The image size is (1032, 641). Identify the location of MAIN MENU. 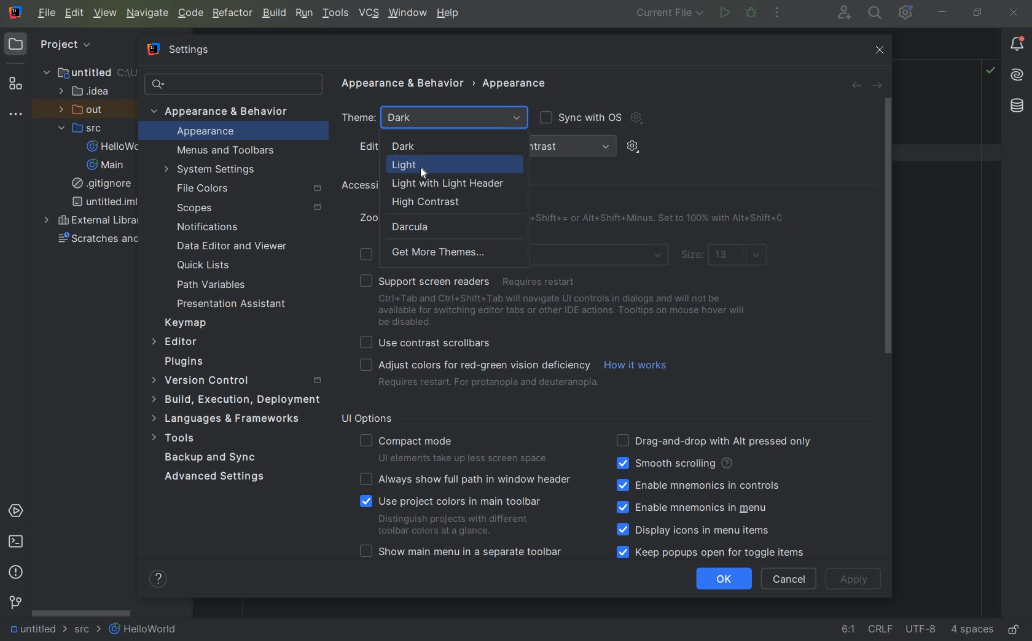
(44, 13).